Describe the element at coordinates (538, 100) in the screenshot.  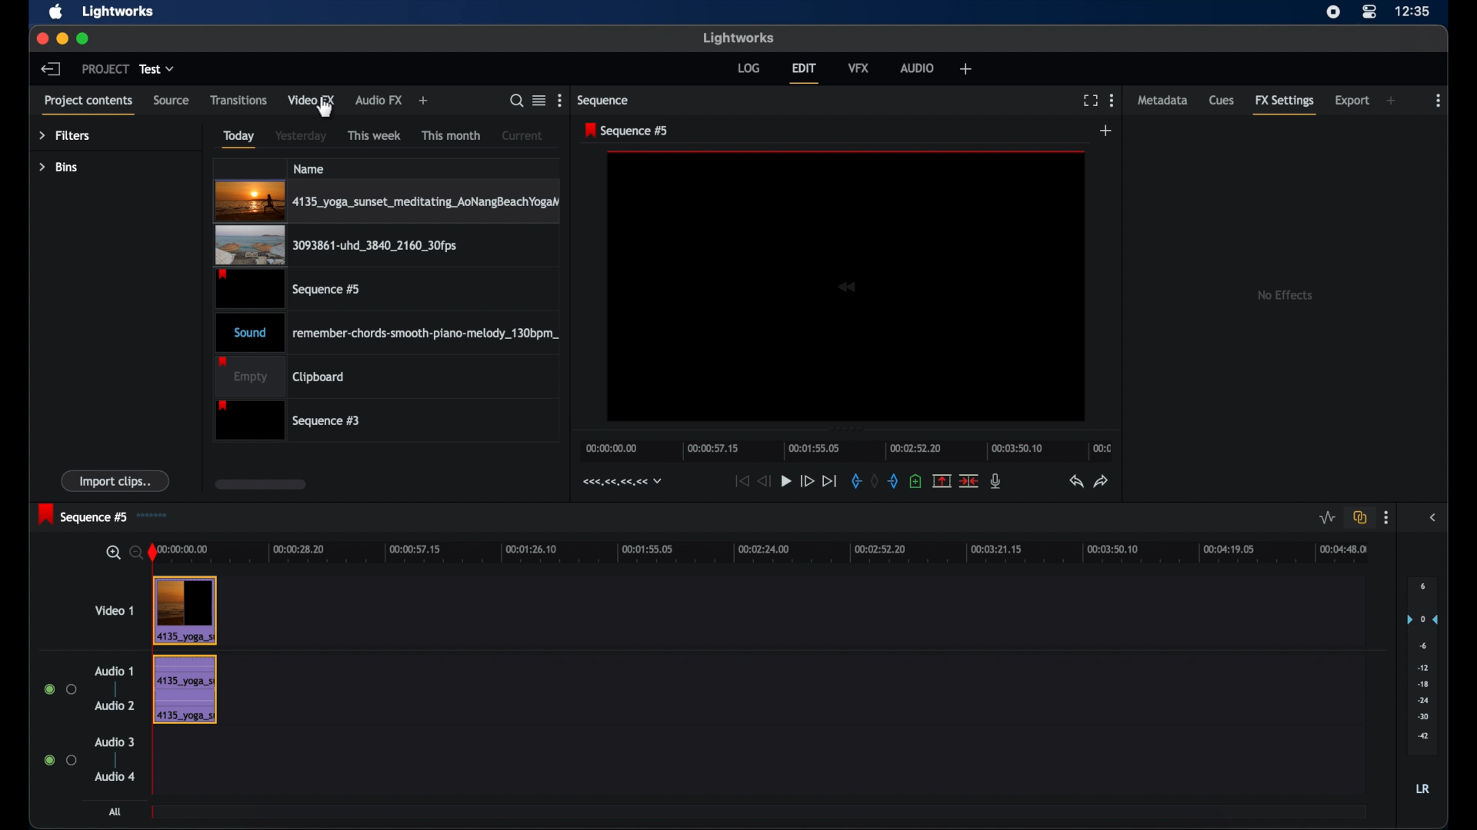
I see `options` at that location.